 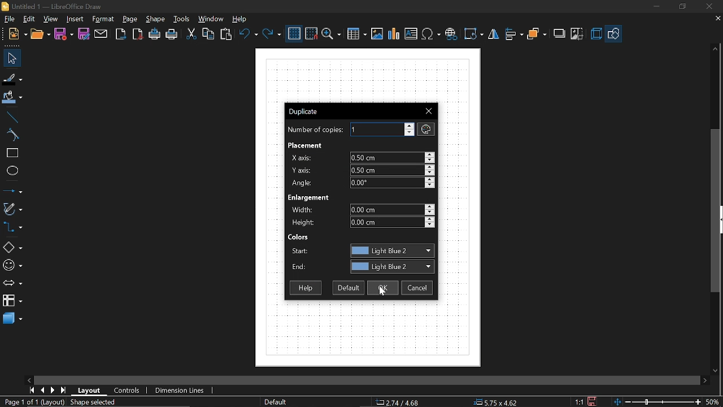 I want to click on X axis, so click(x=302, y=158).